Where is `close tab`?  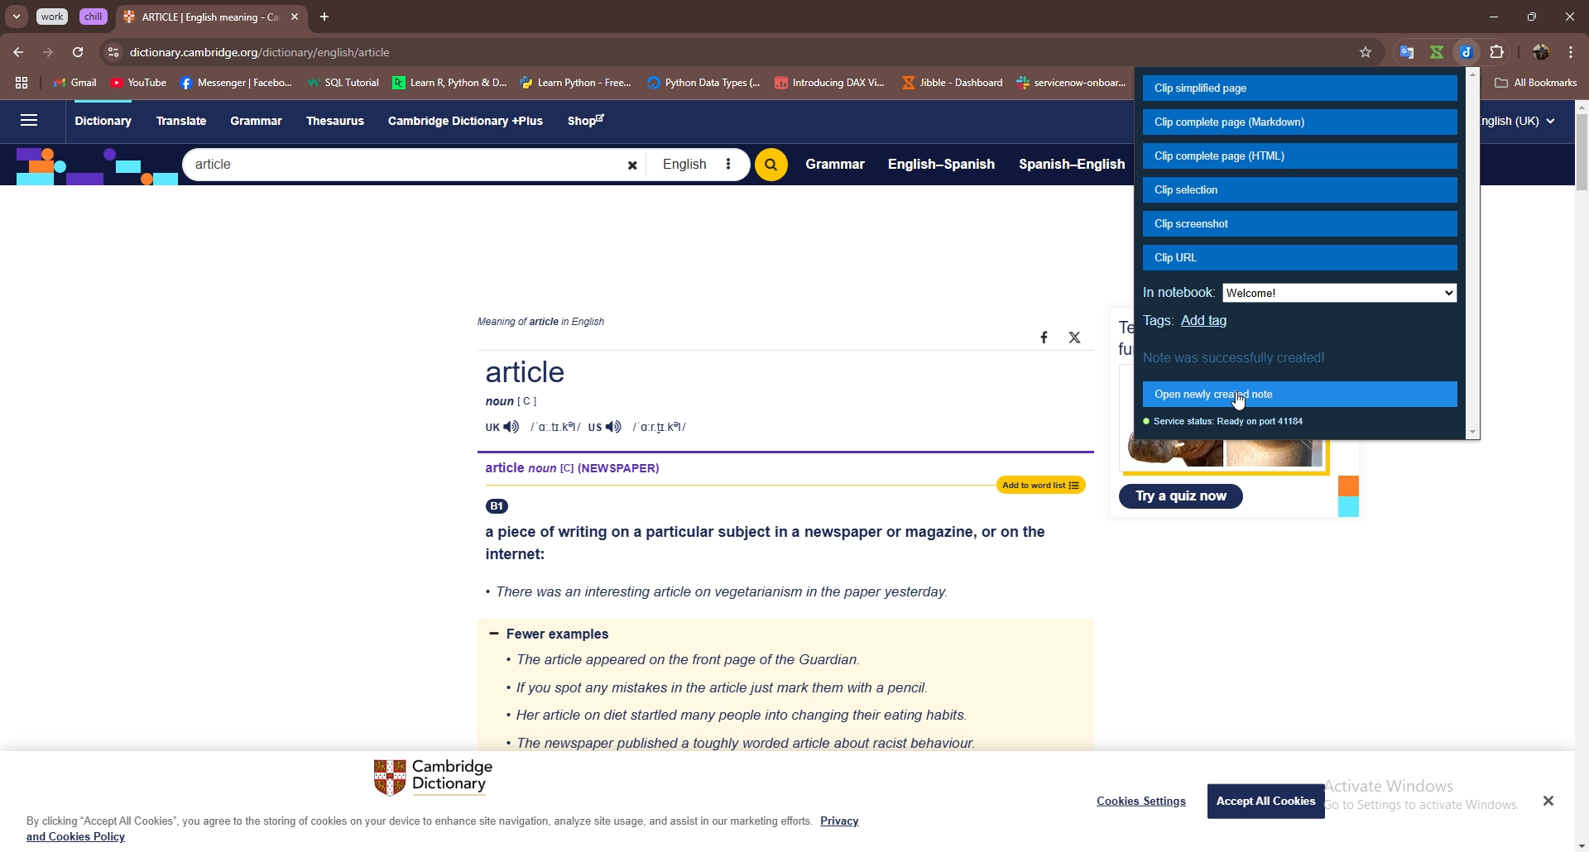
close tab is located at coordinates (295, 17).